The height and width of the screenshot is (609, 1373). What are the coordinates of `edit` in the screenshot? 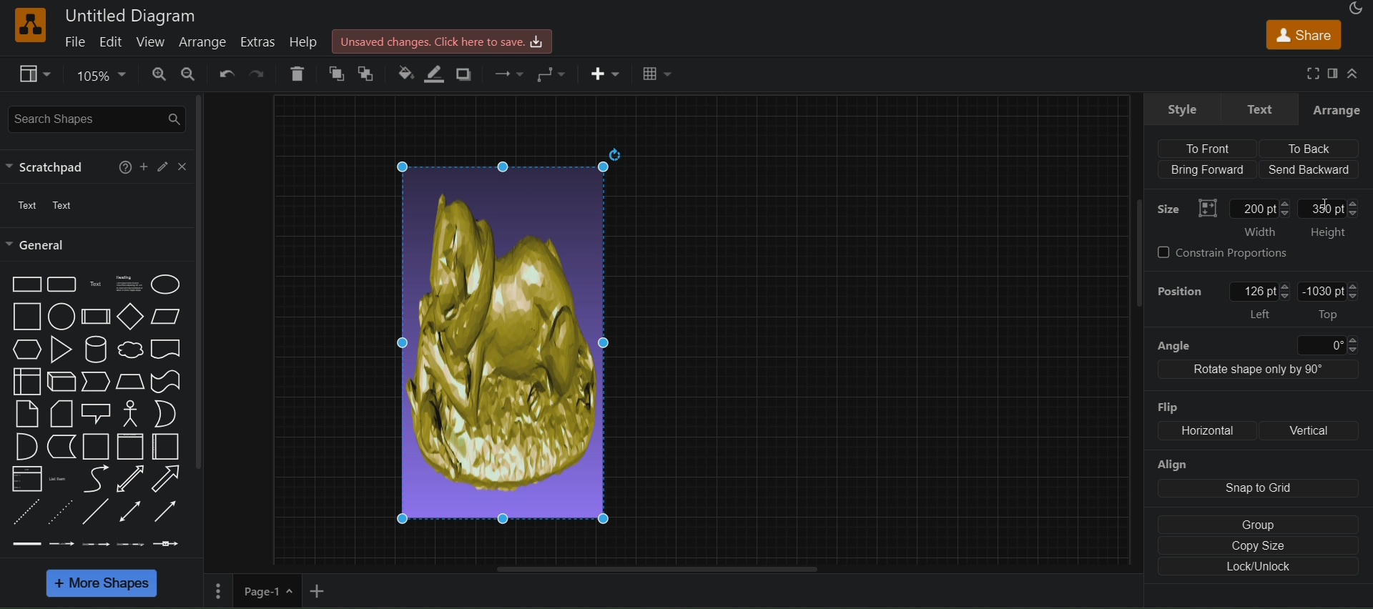 It's located at (162, 166).